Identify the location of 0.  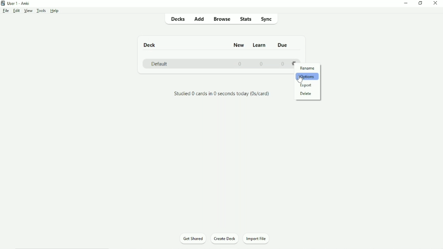
(283, 64).